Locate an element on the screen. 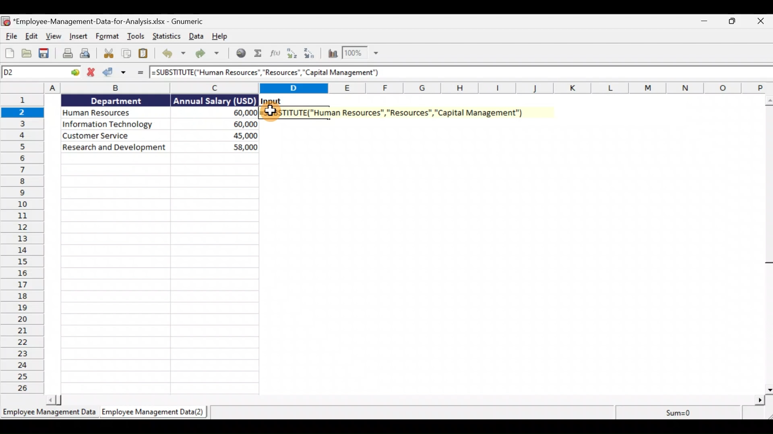 This screenshot has width=773, height=434. Cut the selection is located at coordinates (108, 54).